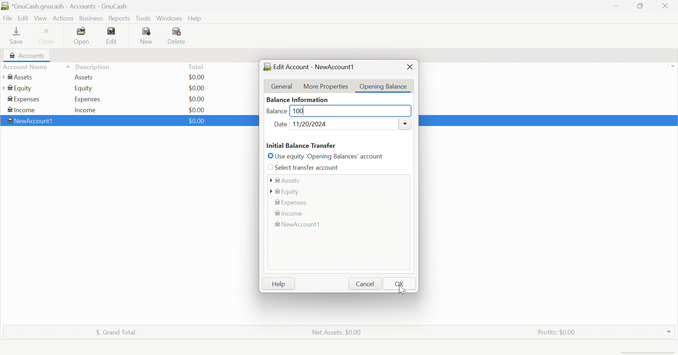  Describe the element at coordinates (312, 124) in the screenshot. I see `11/20/2024` at that location.